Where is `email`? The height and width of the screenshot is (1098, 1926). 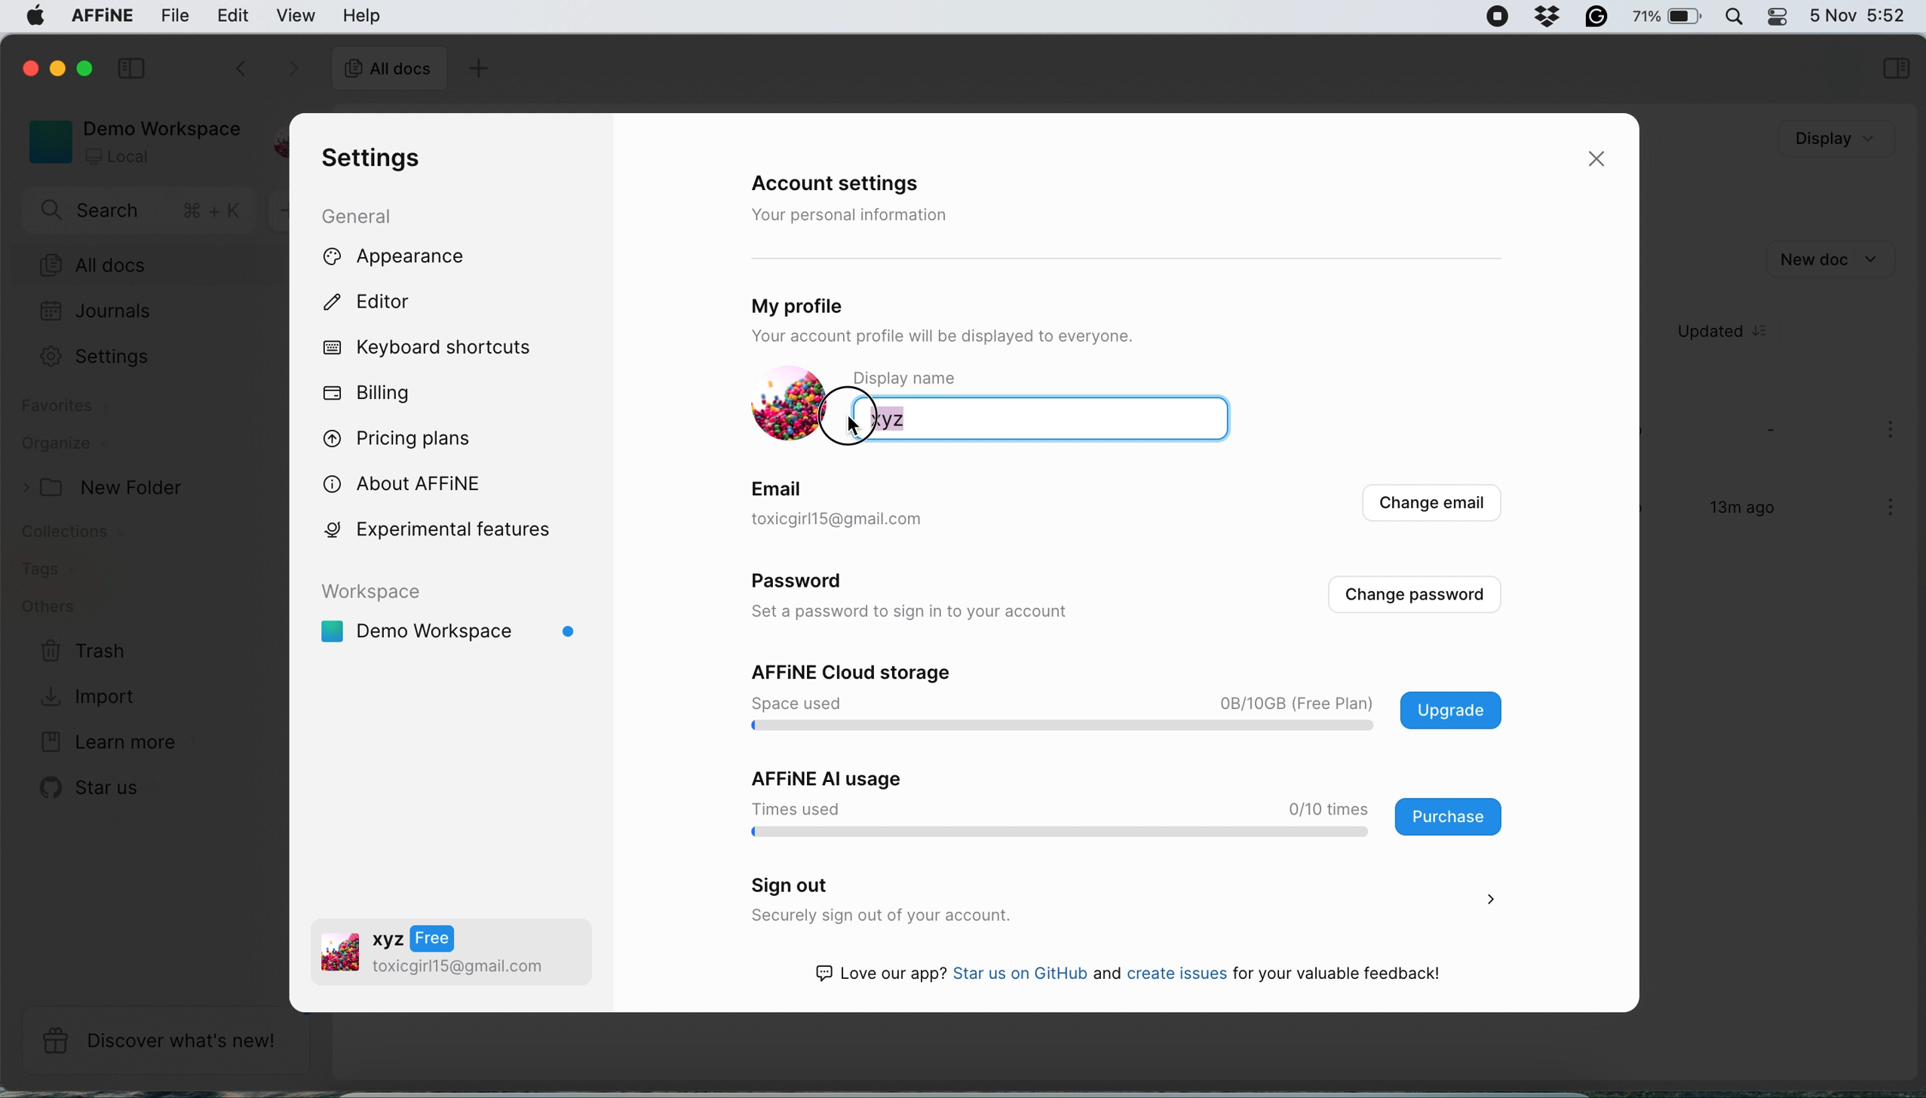 email is located at coordinates (781, 486).